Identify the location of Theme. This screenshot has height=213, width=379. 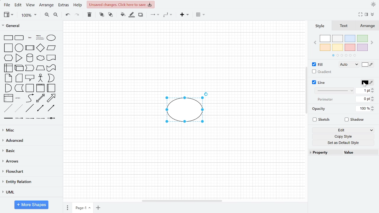
(373, 5).